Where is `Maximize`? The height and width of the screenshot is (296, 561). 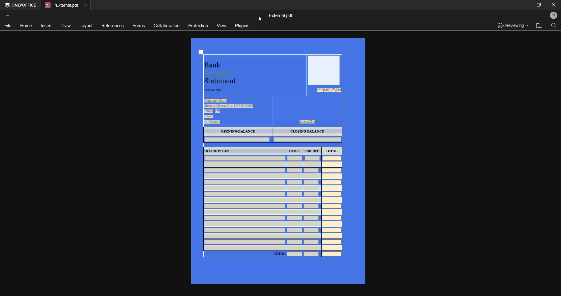
Maximize is located at coordinates (539, 5).